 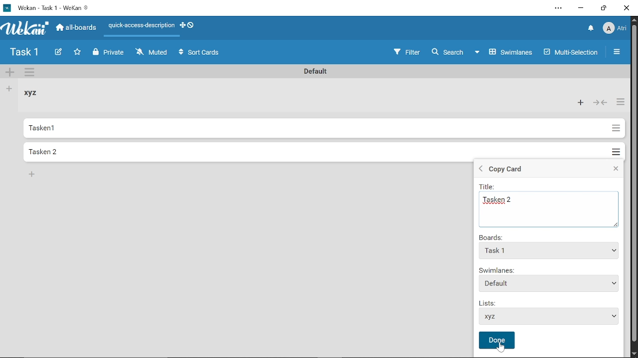 What do you see at coordinates (33, 175) in the screenshot?
I see `Add card to the bottom of the list` at bounding box center [33, 175].